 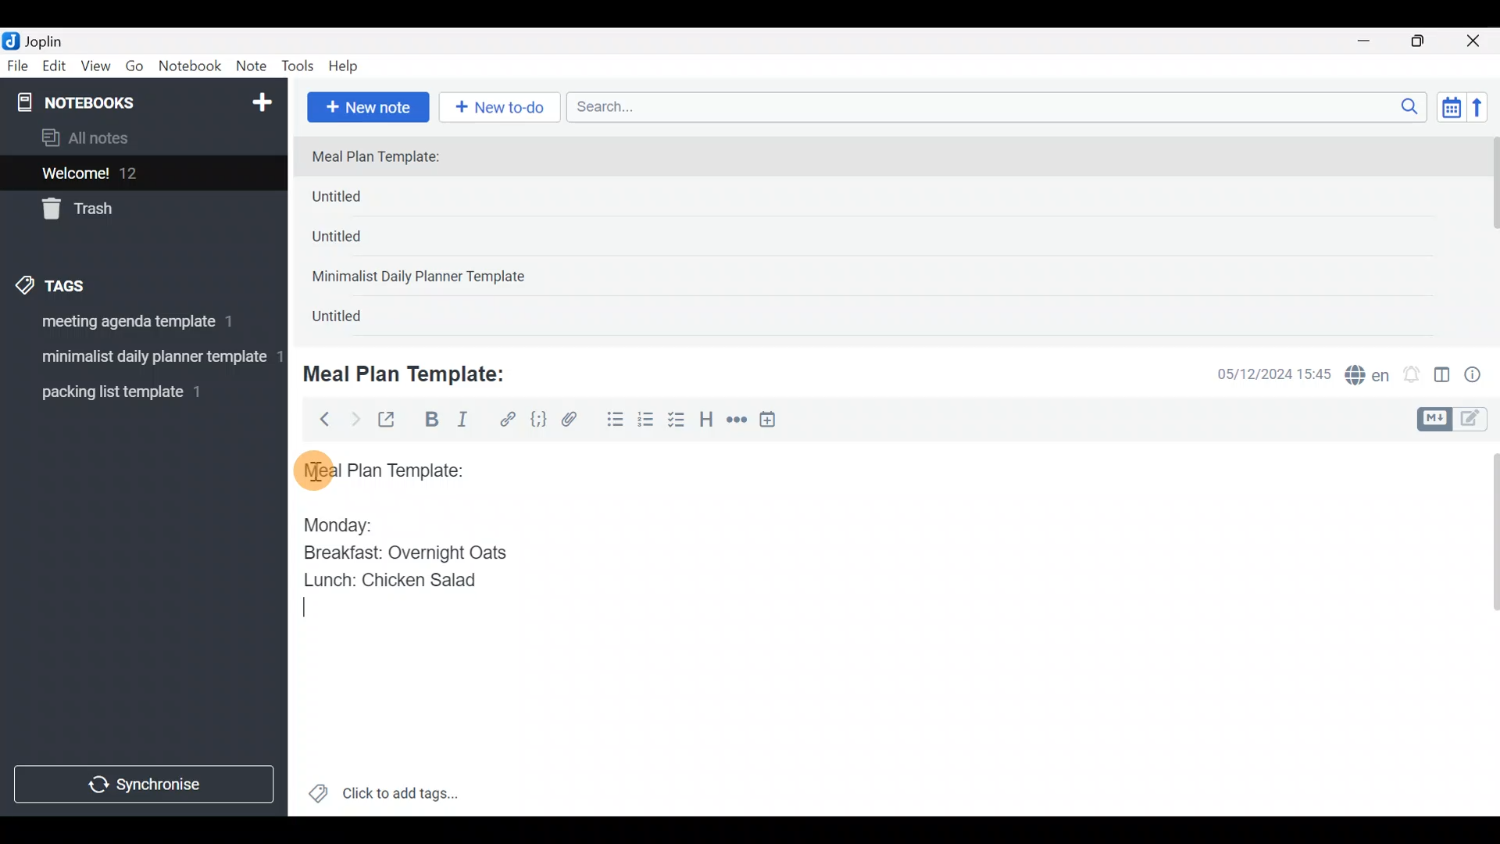 I want to click on Meal Plan Template:, so click(x=385, y=158).